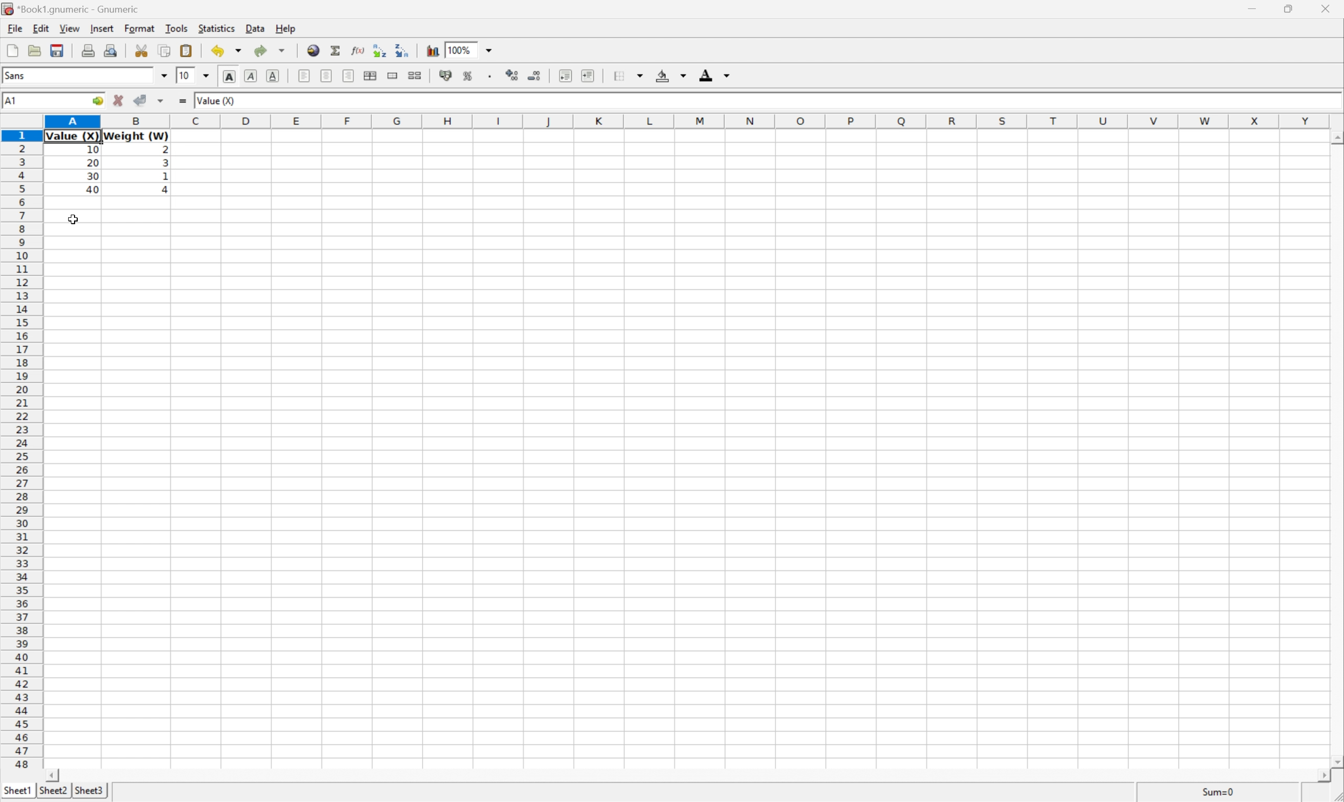 Image resolution: width=1344 pixels, height=802 pixels. I want to click on Foreground, so click(718, 74).